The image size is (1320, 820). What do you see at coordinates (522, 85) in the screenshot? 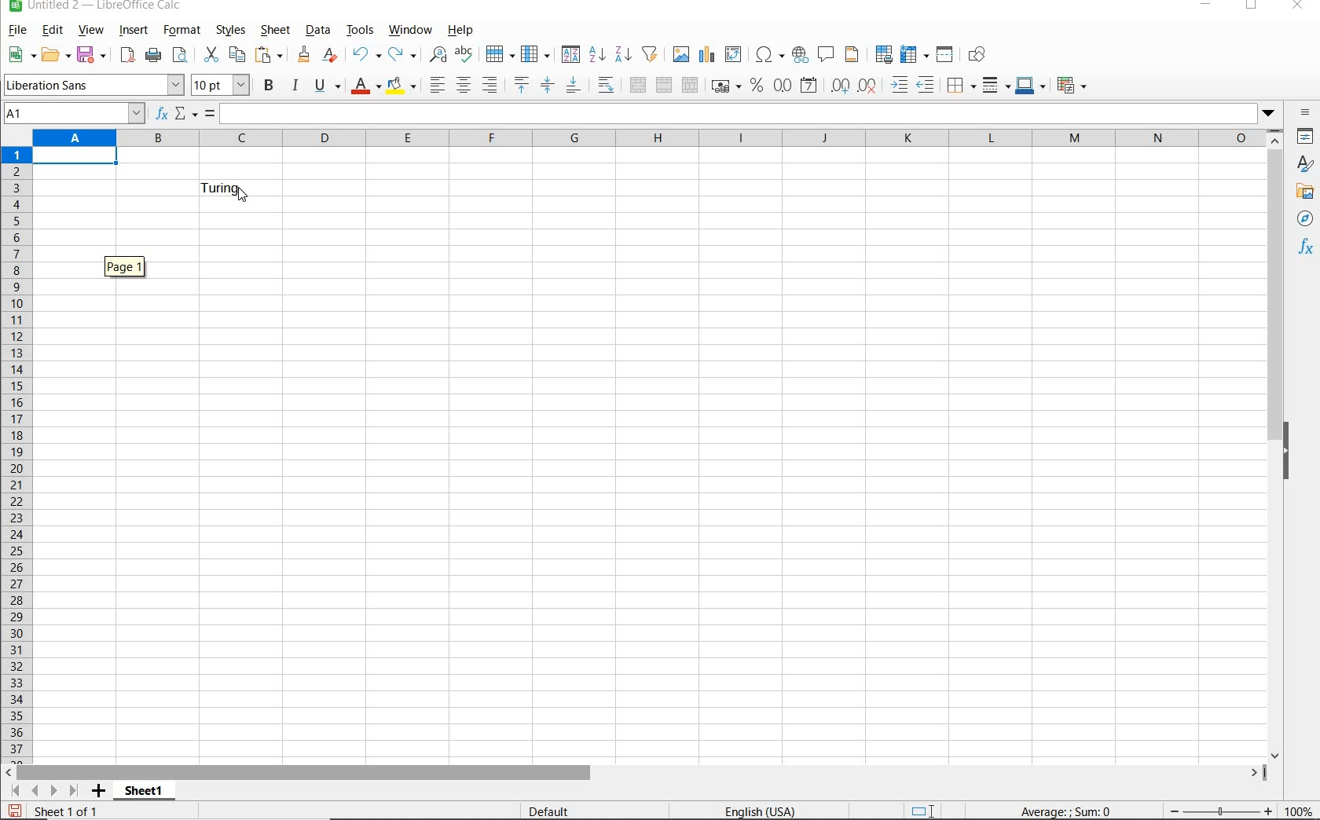
I see `ALIGN TOP` at bounding box center [522, 85].